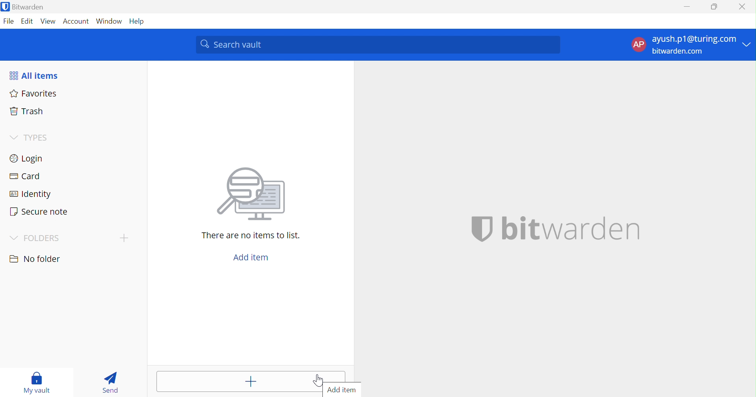 This screenshot has width=756, height=397. I want to click on Add item, so click(343, 389).